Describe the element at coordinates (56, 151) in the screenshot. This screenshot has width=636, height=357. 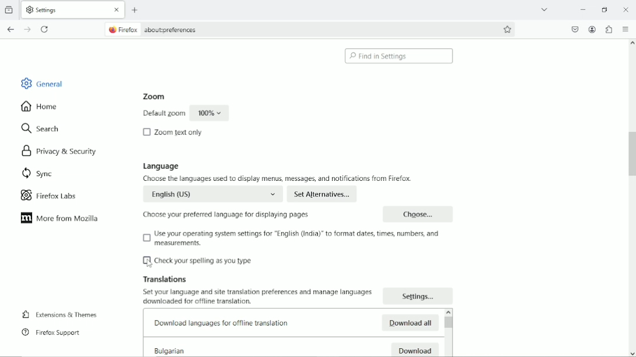
I see `Privacy & security` at that location.